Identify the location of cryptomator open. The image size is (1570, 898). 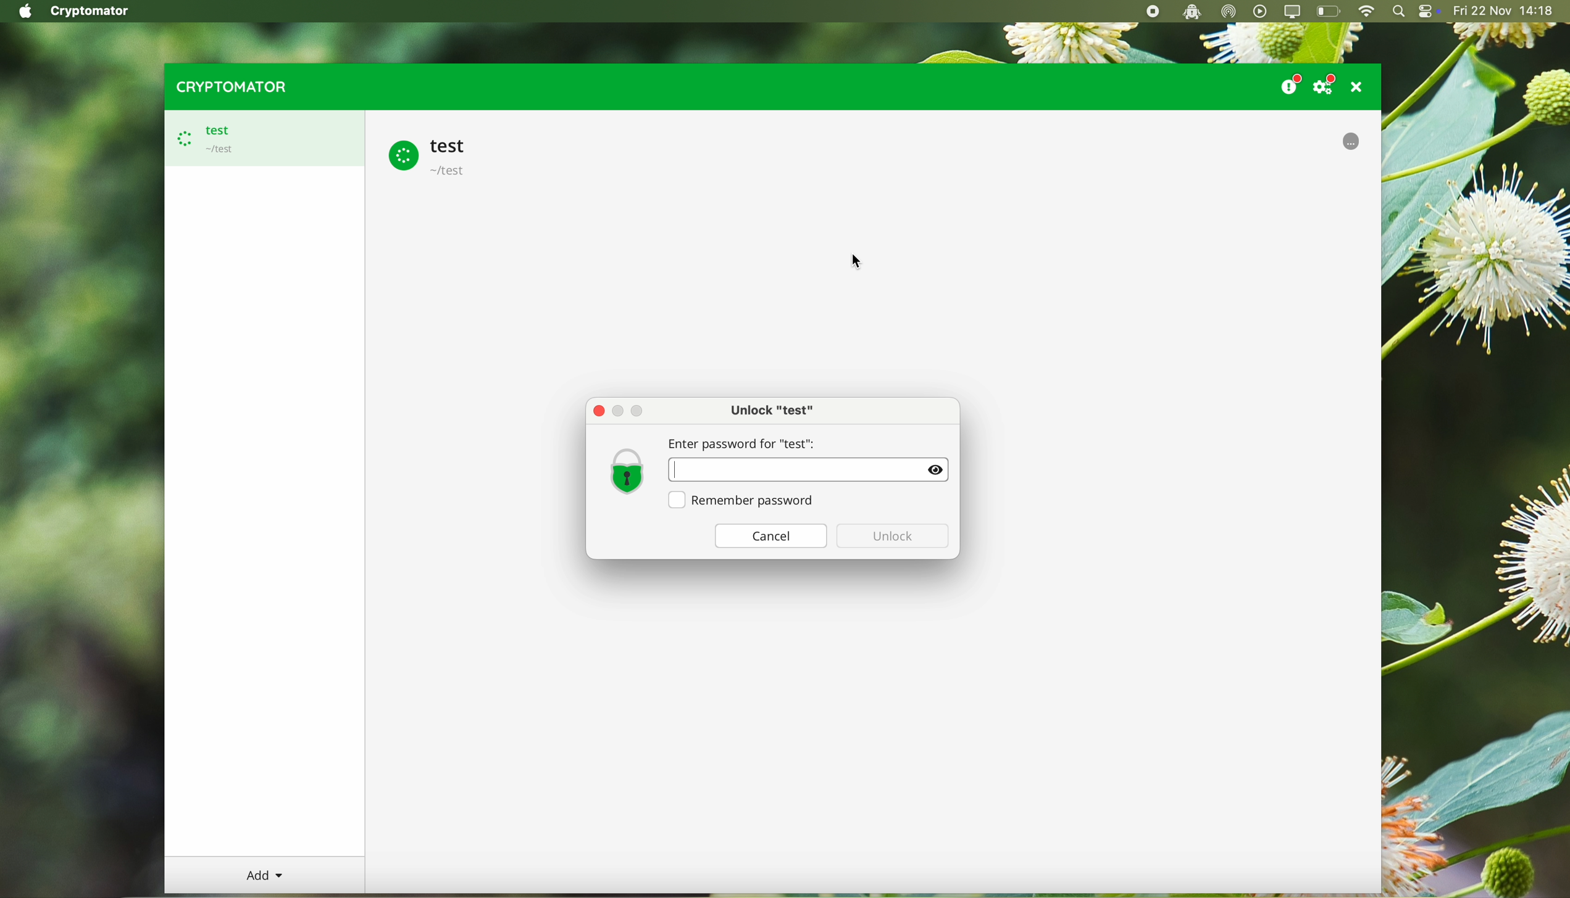
(1189, 12).